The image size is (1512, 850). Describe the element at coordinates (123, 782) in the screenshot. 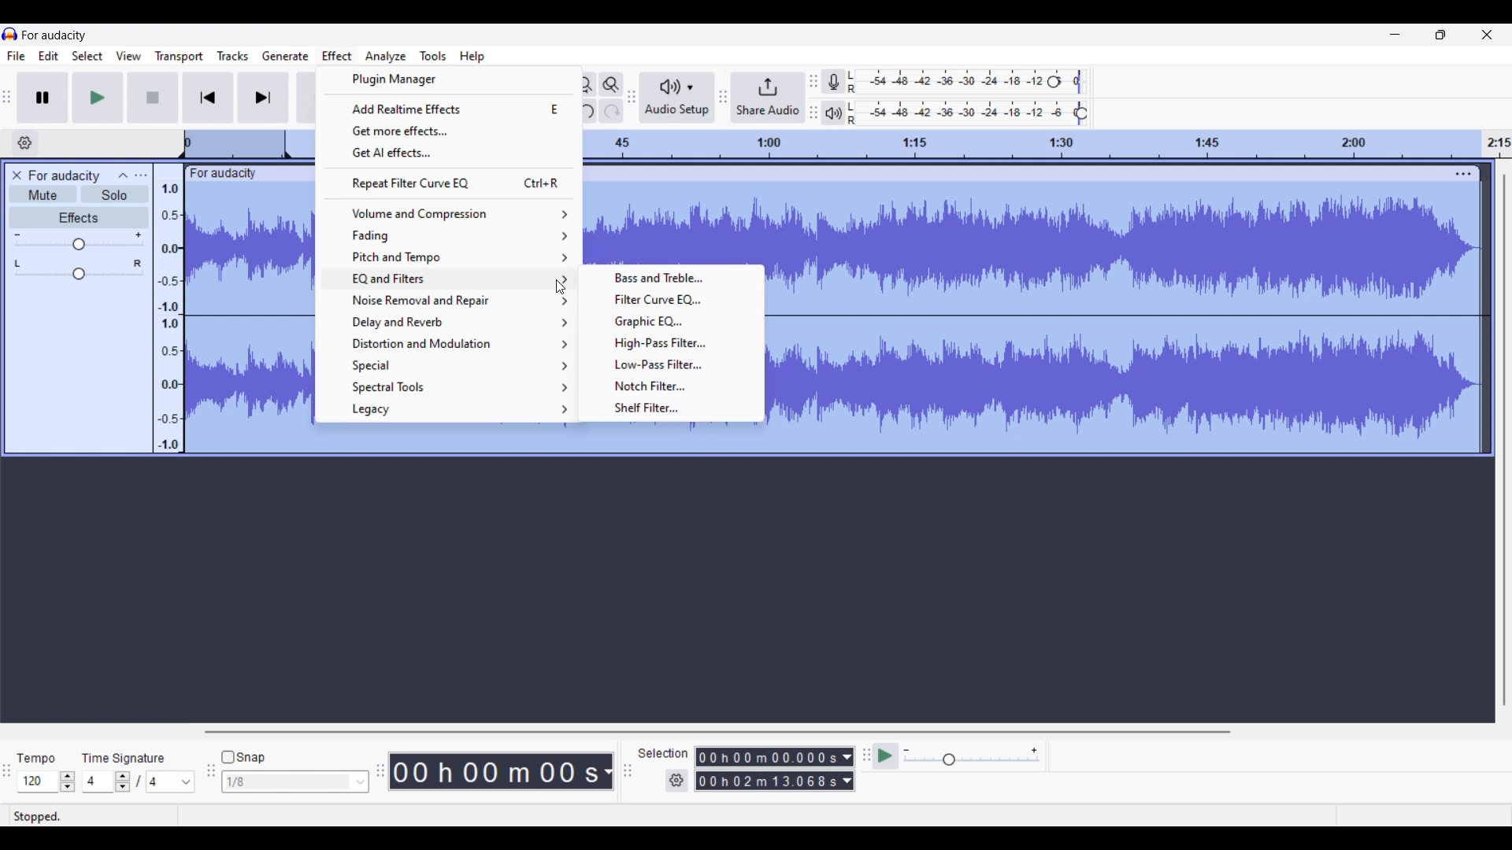

I see `Increase/Decrease time signature` at that location.